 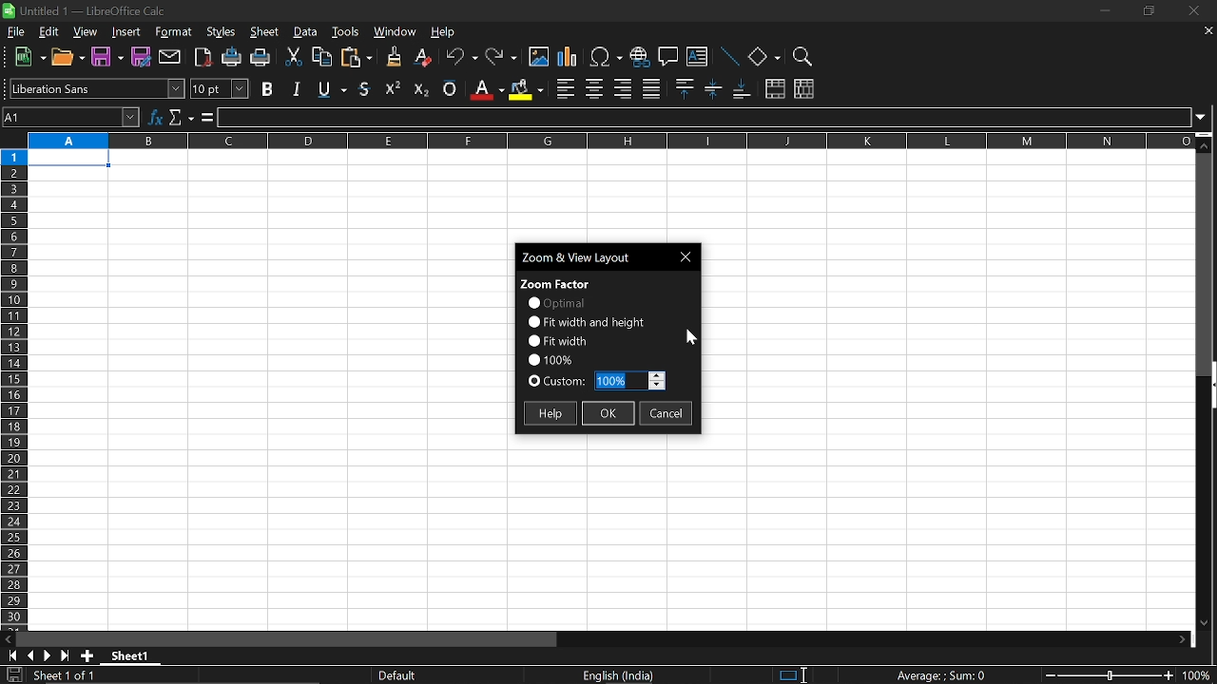 I want to click on italic, so click(x=297, y=88).